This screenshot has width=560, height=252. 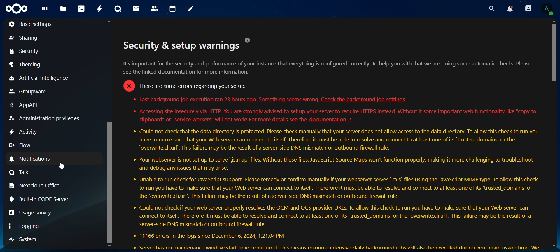 I want to click on logging, so click(x=26, y=227).